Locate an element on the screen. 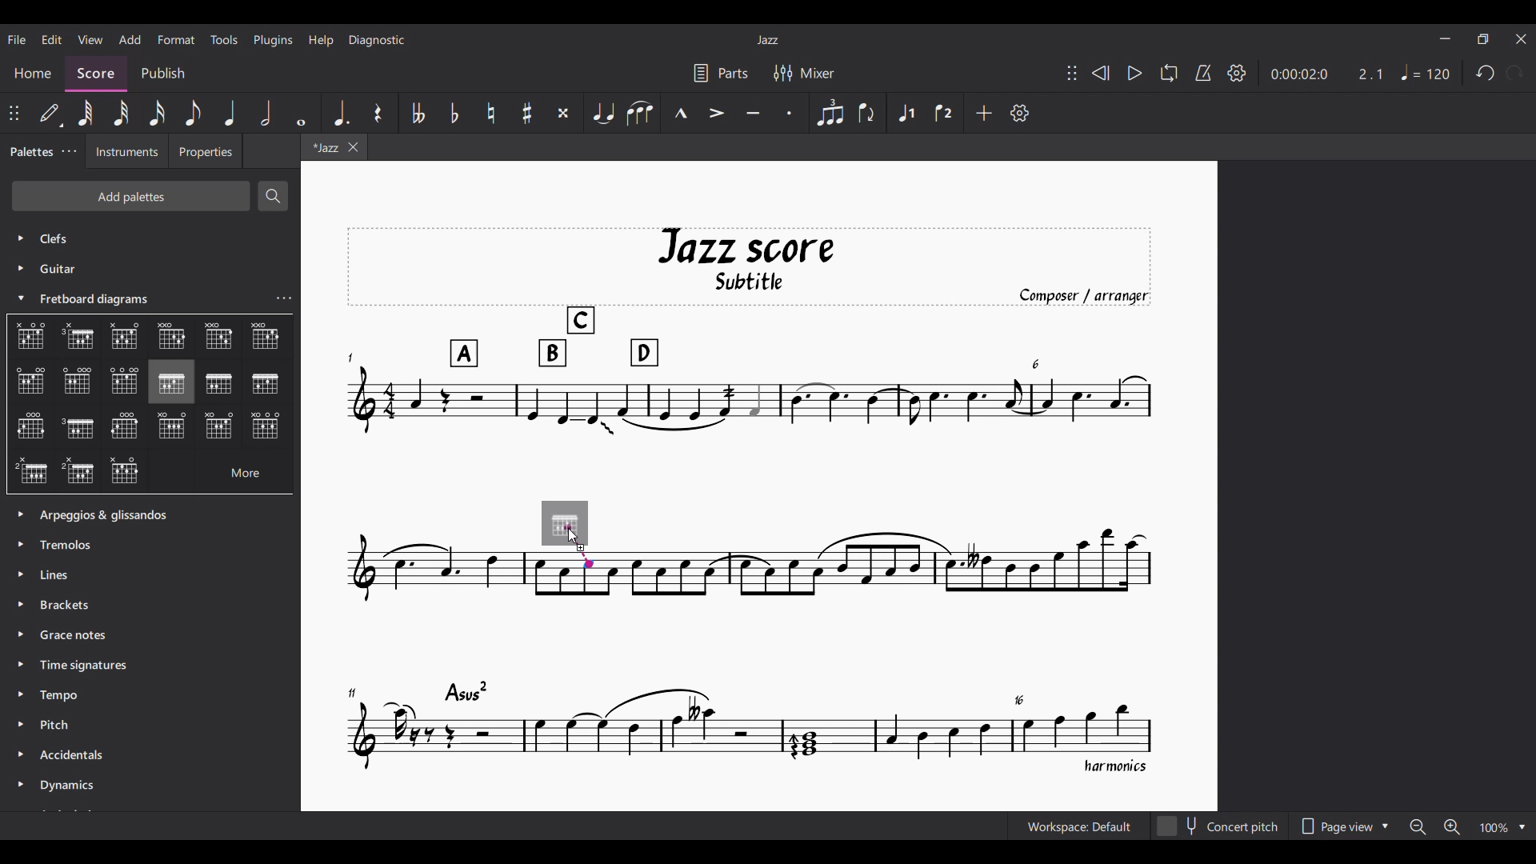 This screenshot has height=864, width=1536. Play is located at coordinates (1136, 74).